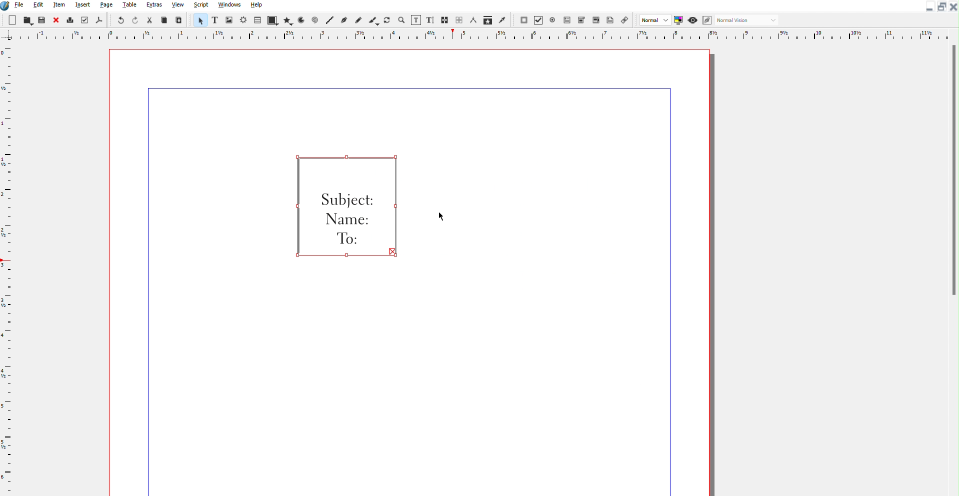 The height and width of the screenshot is (496, 959). What do you see at coordinates (13, 20) in the screenshot?
I see `New` at bounding box center [13, 20].